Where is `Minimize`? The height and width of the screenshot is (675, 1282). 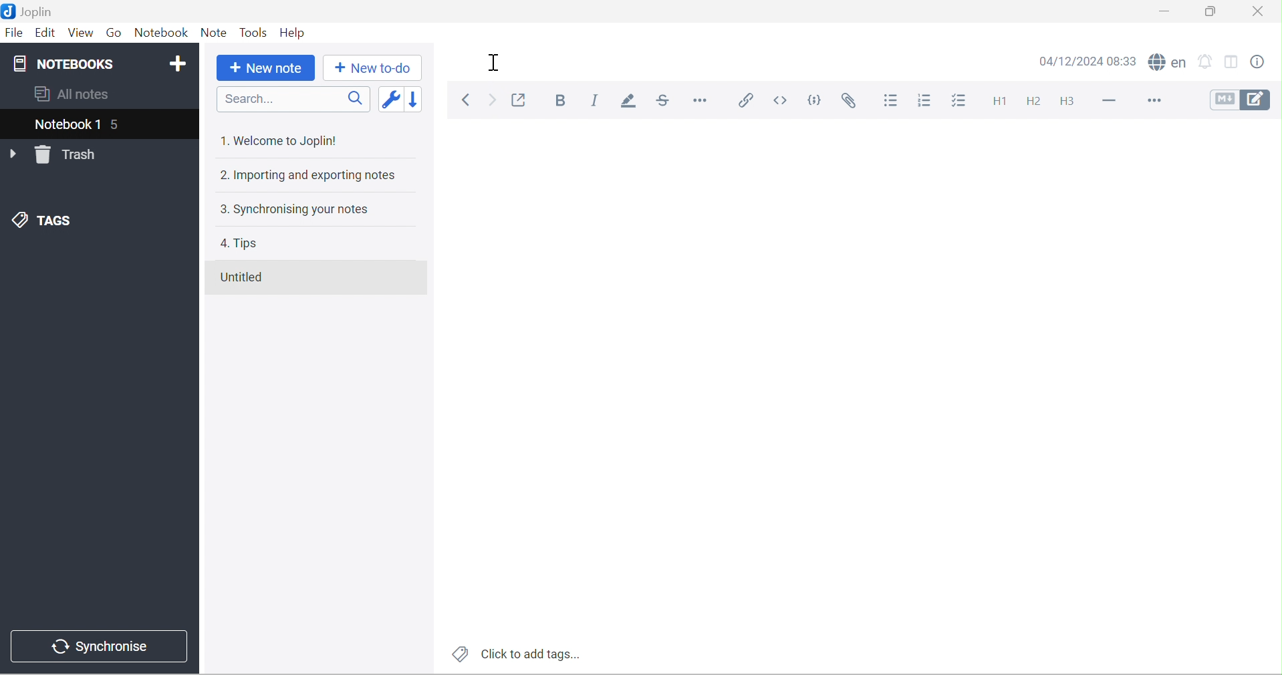
Minimize is located at coordinates (1162, 13).